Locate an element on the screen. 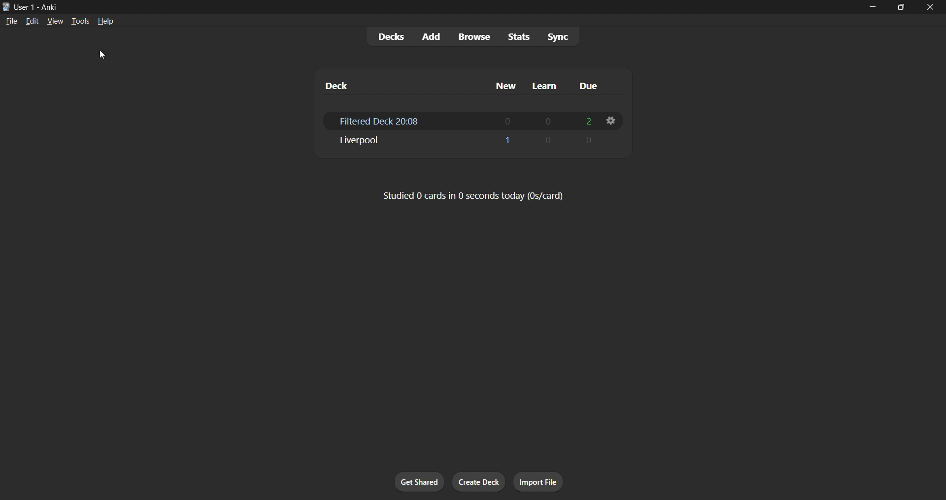  file is located at coordinates (10, 21).